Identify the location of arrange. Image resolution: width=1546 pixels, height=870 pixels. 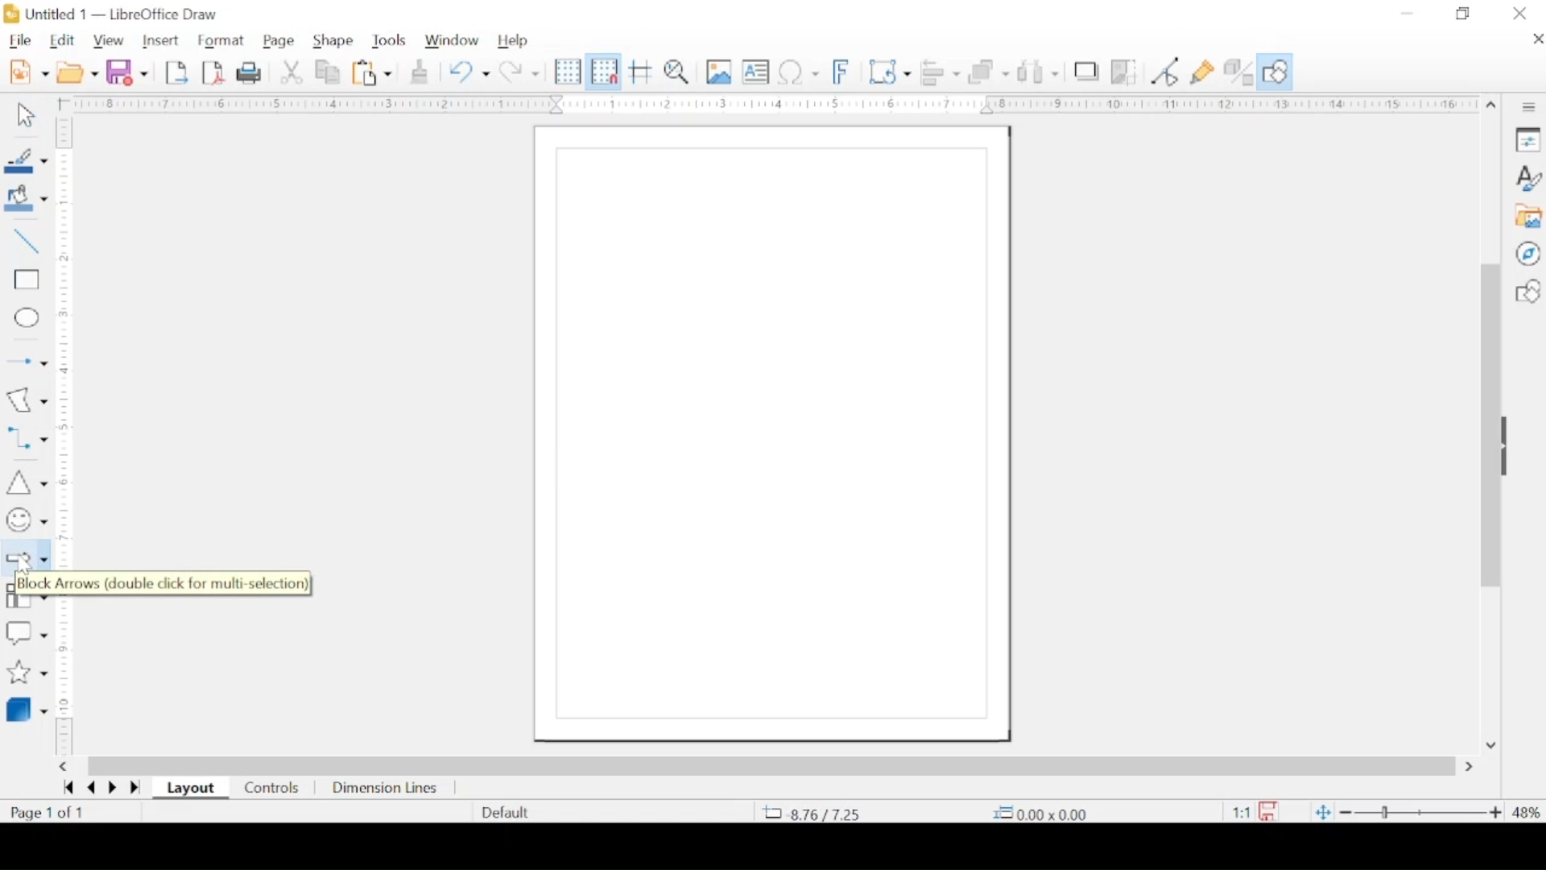
(990, 70).